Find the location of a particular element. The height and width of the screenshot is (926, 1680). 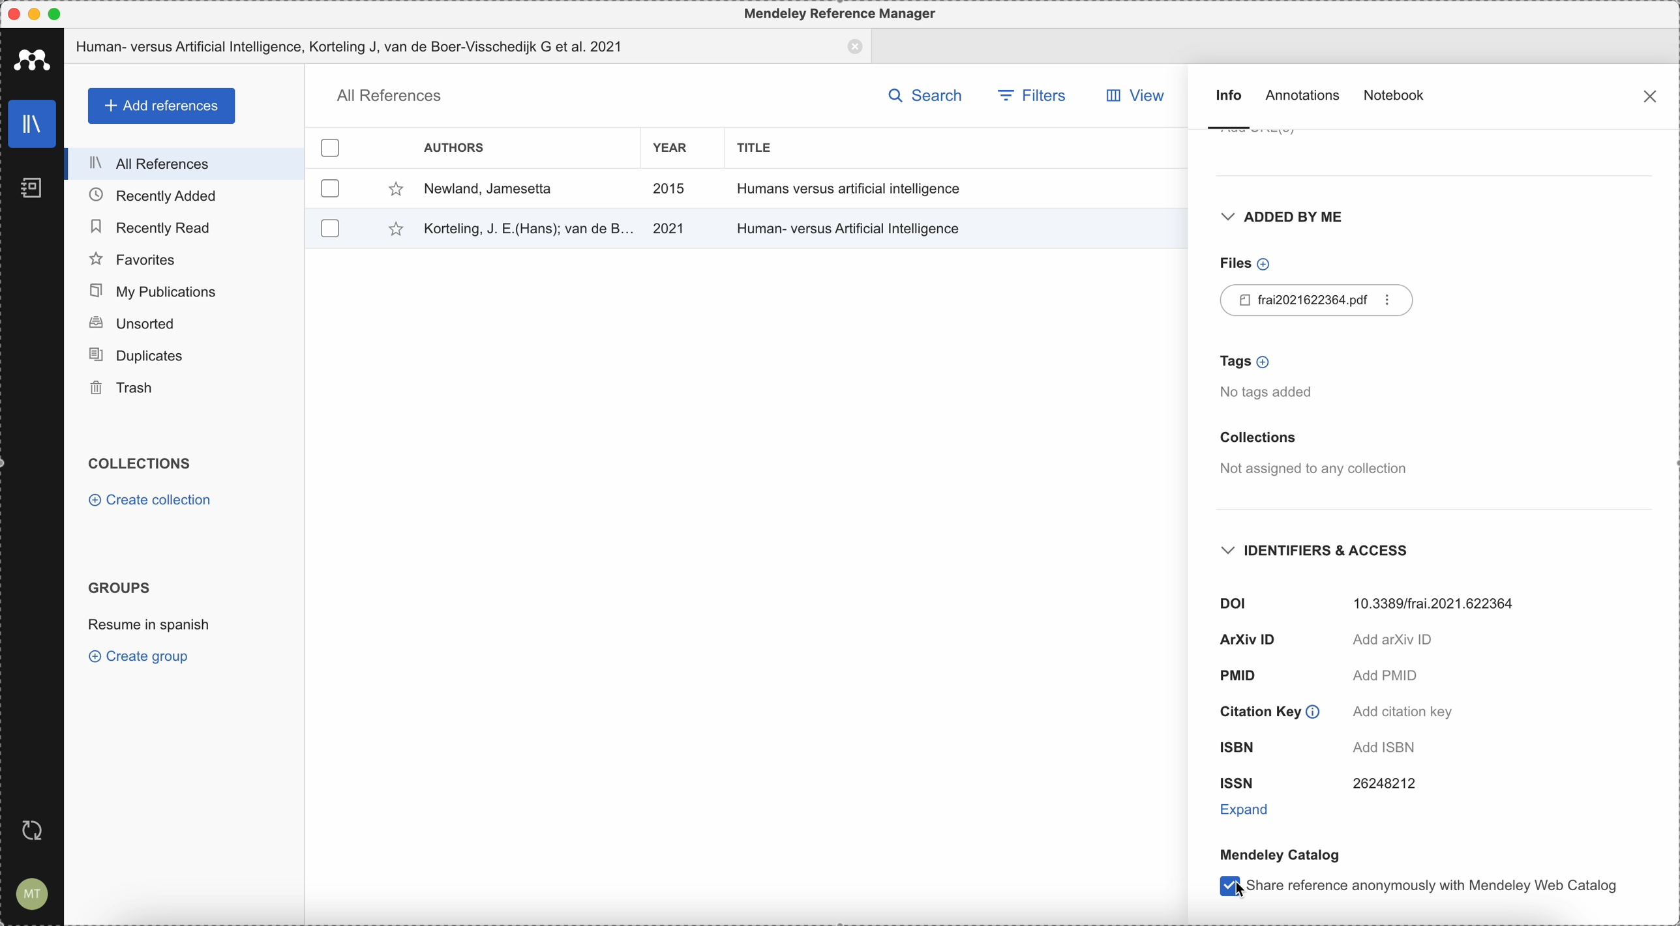

recently read is located at coordinates (184, 225).